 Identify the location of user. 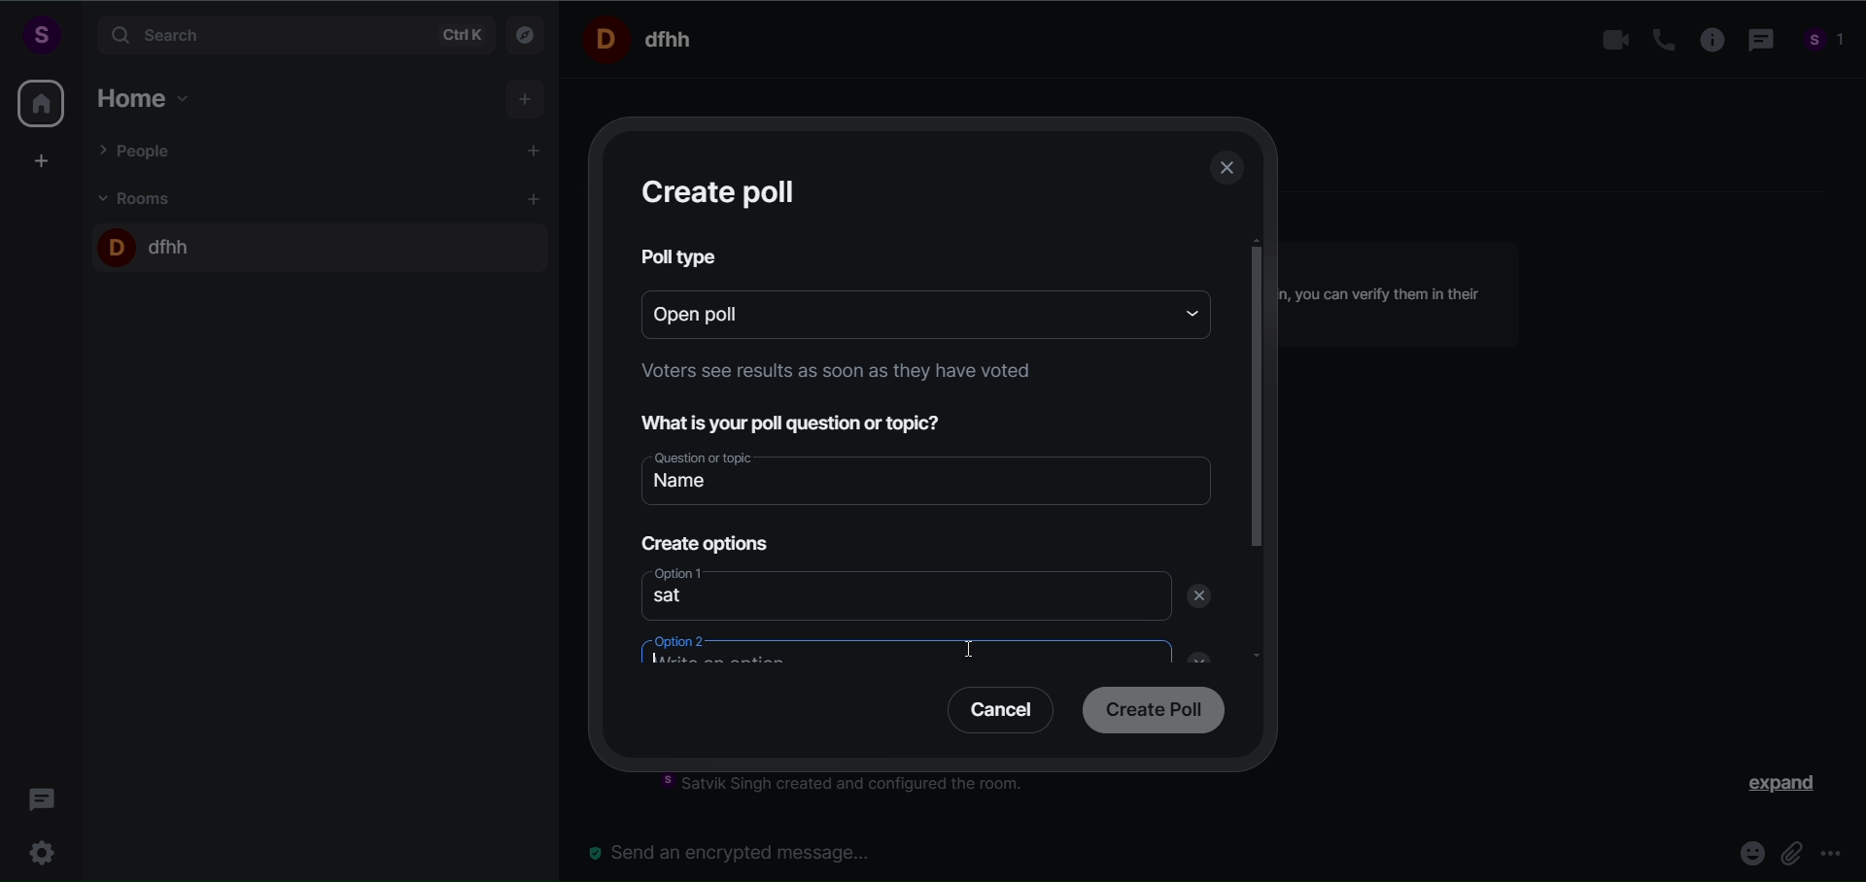
(40, 34).